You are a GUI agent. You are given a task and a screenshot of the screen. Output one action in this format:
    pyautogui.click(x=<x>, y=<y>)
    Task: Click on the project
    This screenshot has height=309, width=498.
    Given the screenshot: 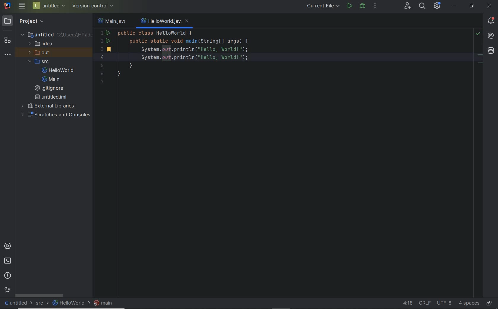 What is the action you would take?
    pyautogui.click(x=25, y=20)
    